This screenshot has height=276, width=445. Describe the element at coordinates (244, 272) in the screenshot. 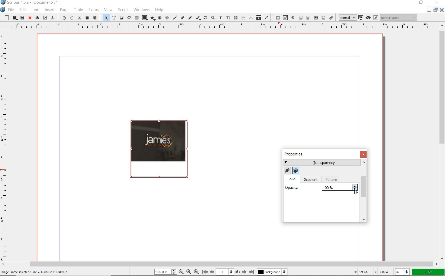

I see `next` at that location.